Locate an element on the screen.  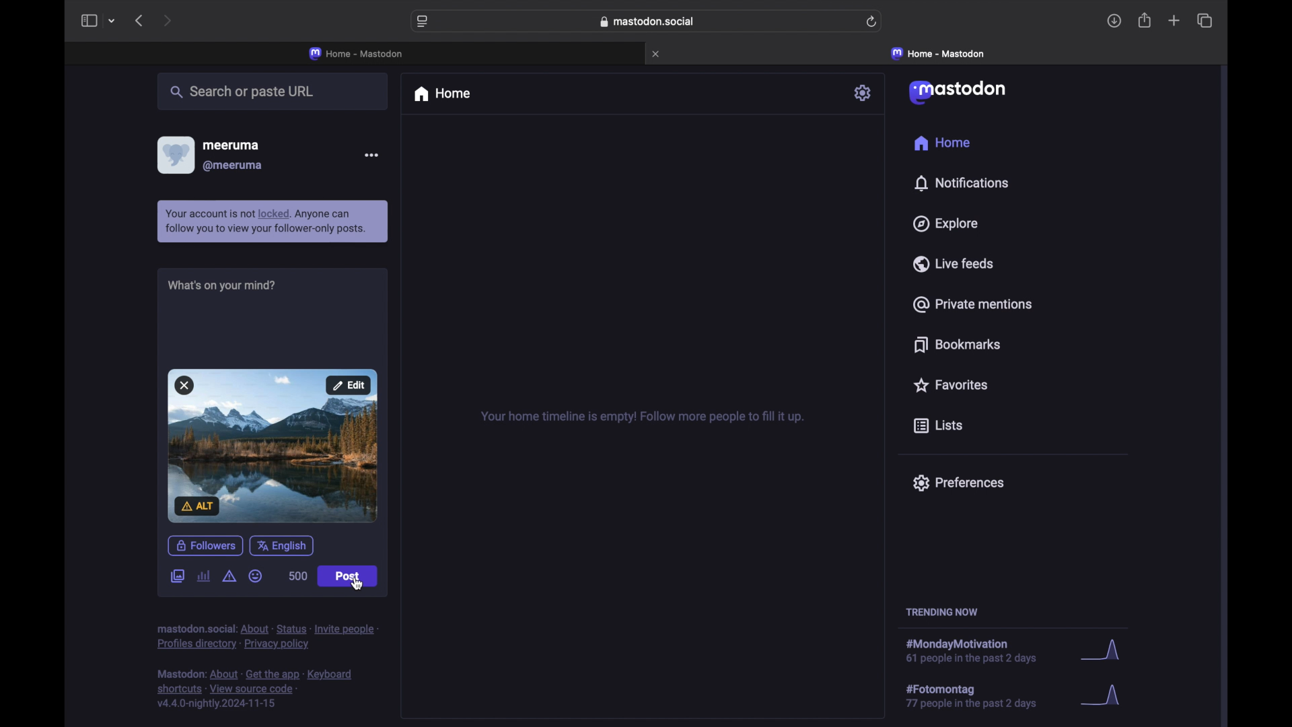
more options is located at coordinates (371, 154).